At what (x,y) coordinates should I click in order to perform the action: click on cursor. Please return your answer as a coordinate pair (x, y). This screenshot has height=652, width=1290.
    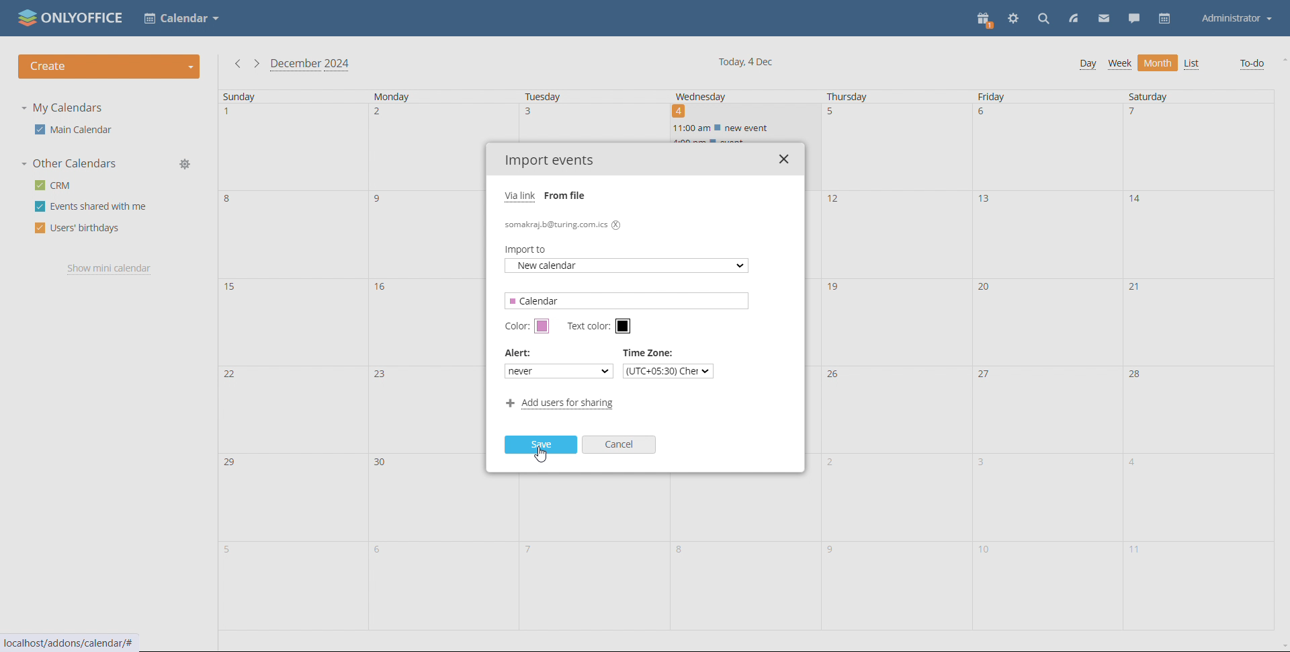
    Looking at the image, I should click on (546, 458).